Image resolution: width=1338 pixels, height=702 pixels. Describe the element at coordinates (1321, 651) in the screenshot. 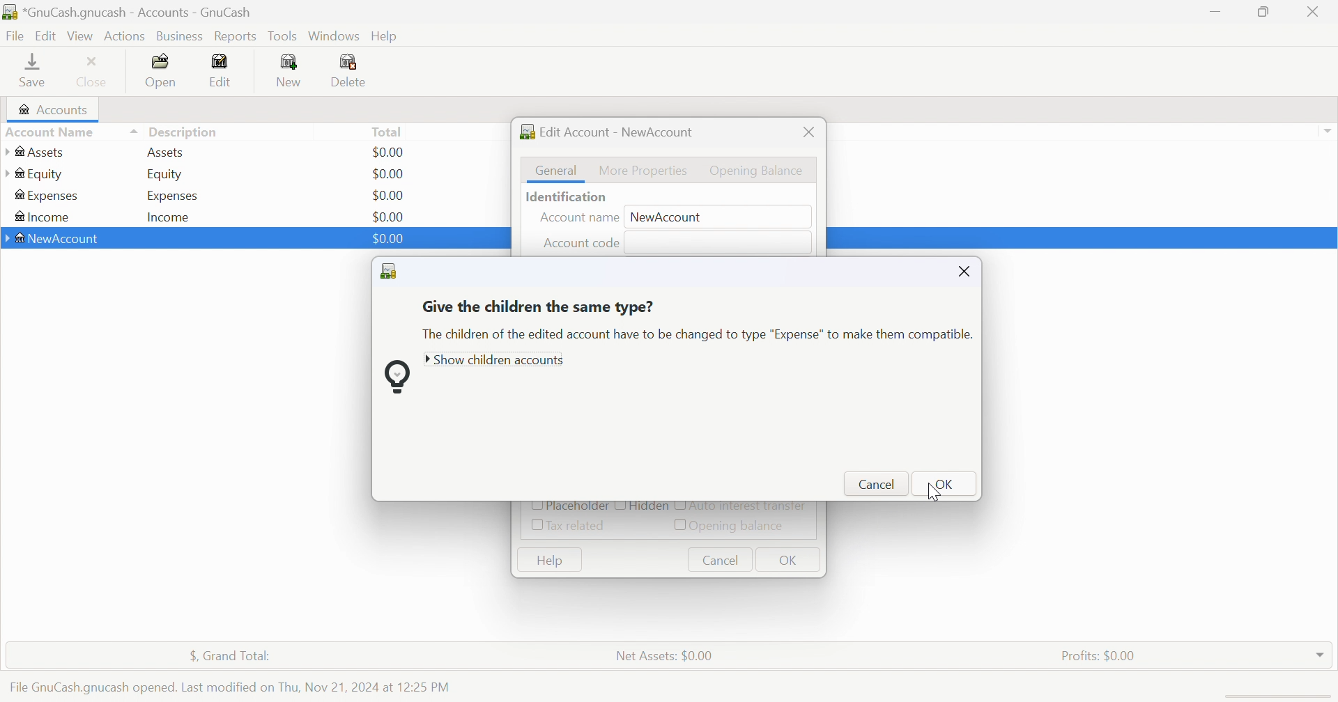

I see `Drop Down` at that location.